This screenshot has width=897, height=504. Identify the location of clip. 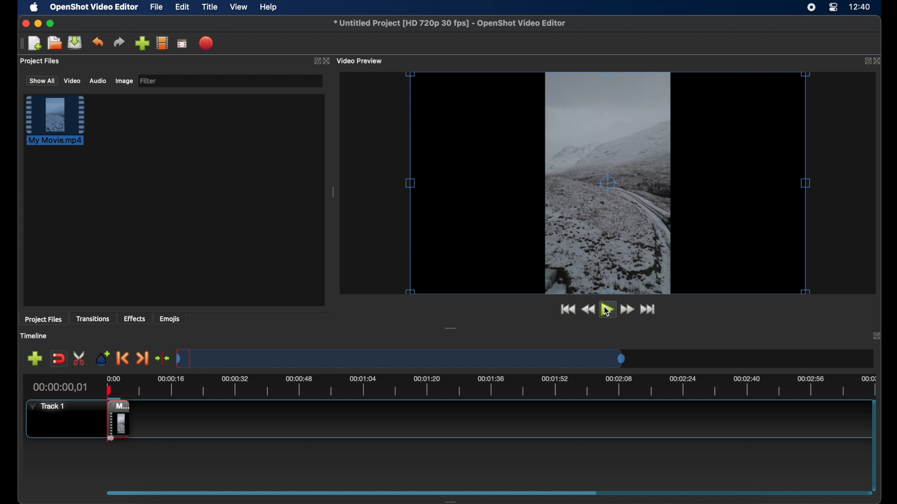
(109, 422).